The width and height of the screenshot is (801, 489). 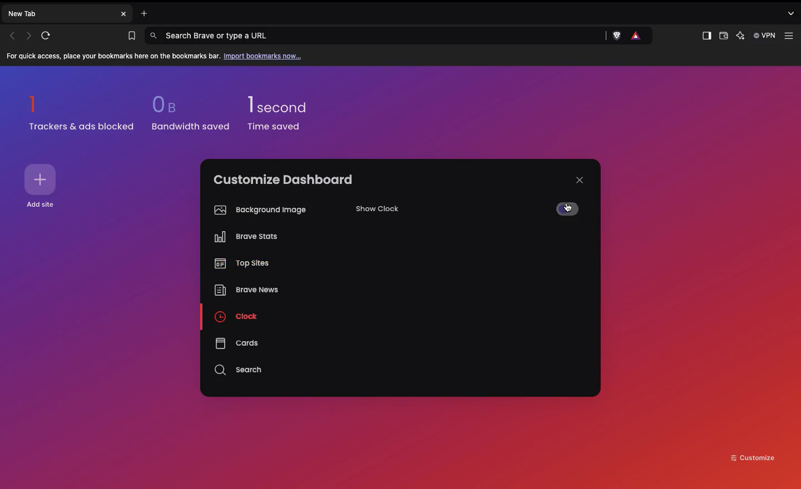 I want to click on New background, so click(x=574, y=111).